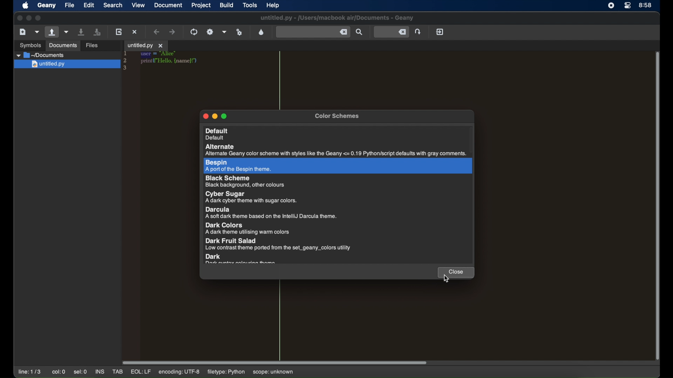 The height and width of the screenshot is (378, 673). Describe the element at coordinates (391, 32) in the screenshot. I see `jump  to the entered line number` at that location.